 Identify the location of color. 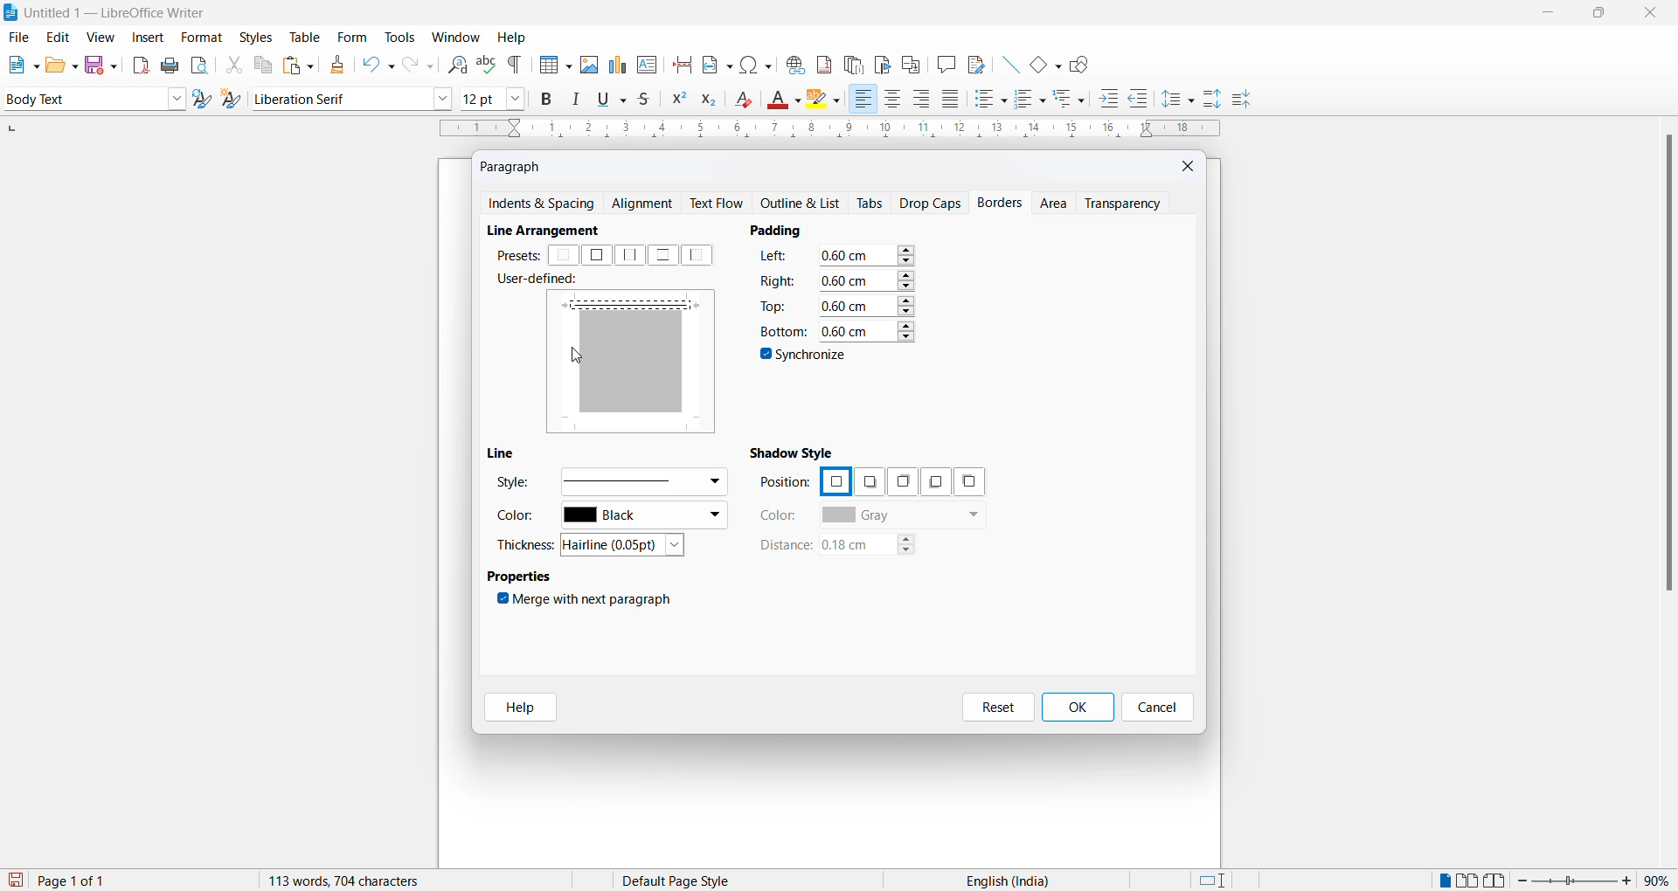
(780, 515).